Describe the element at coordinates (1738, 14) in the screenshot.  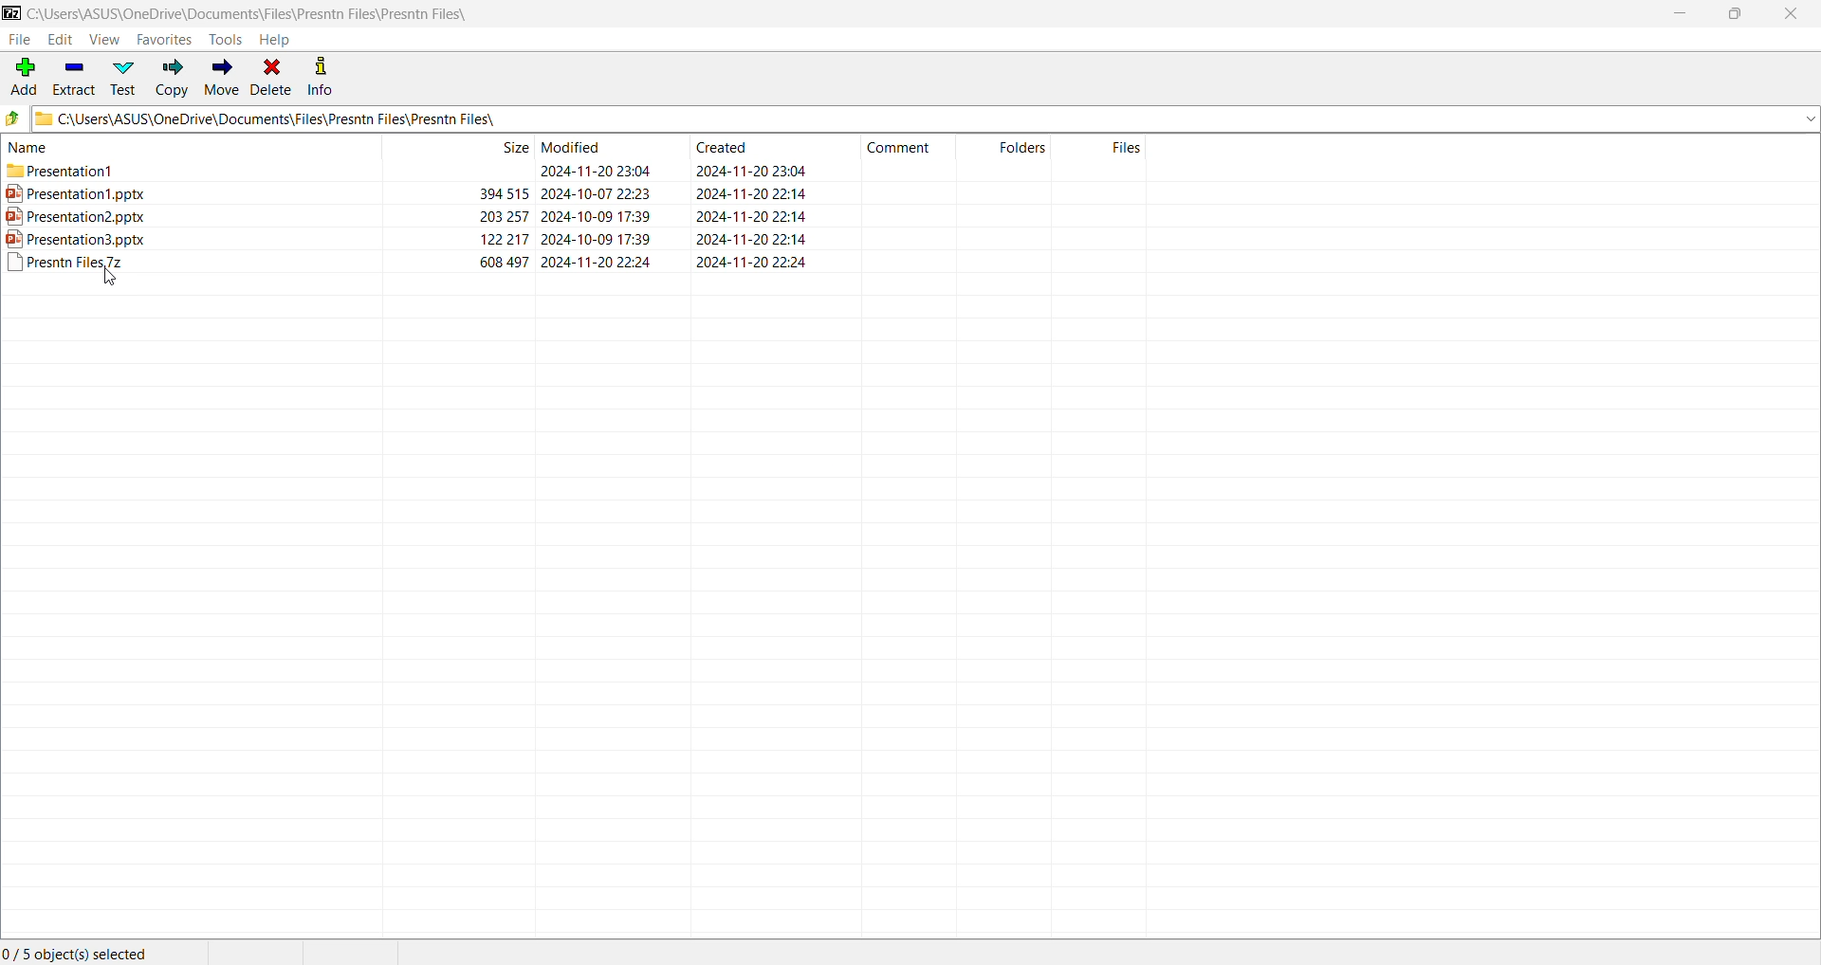
I see `Restore Down` at that location.